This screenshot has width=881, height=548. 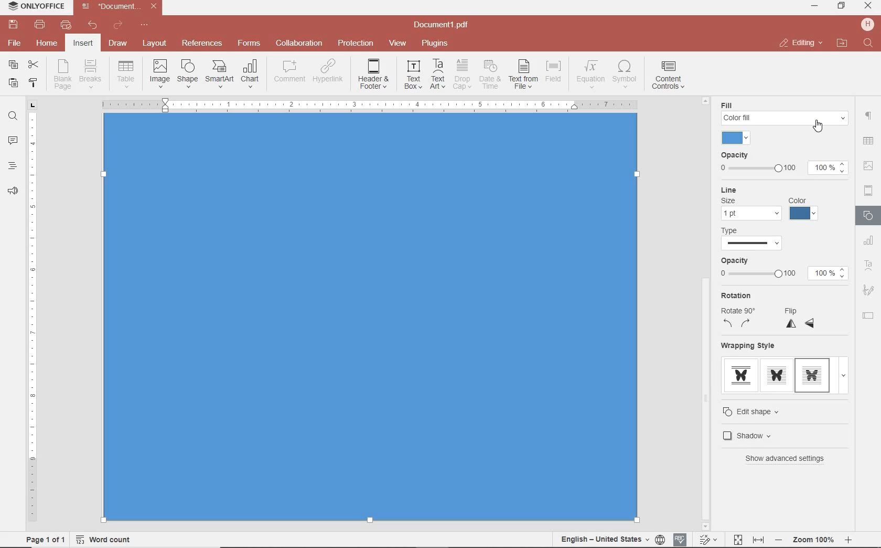 What do you see at coordinates (34, 7) in the screenshot?
I see `system name` at bounding box center [34, 7].